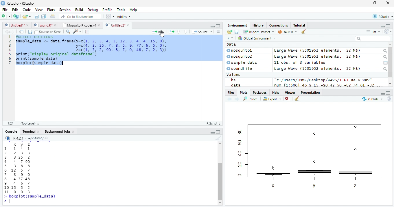 Image resolution: width=394 pixels, height=207 pixels. What do you see at coordinates (385, 69) in the screenshot?
I see `search` at bounding box center [385, 69].